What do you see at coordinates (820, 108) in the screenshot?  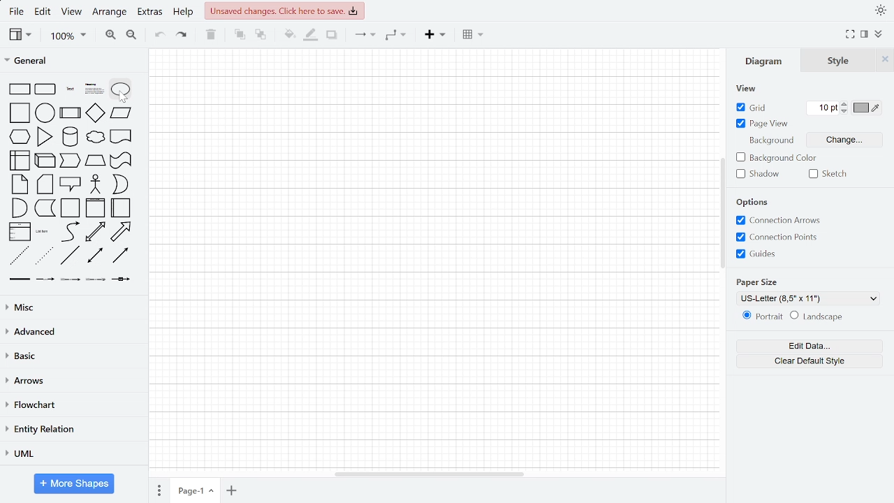 I see `Current grid pt` at bounding box center [820, 108].